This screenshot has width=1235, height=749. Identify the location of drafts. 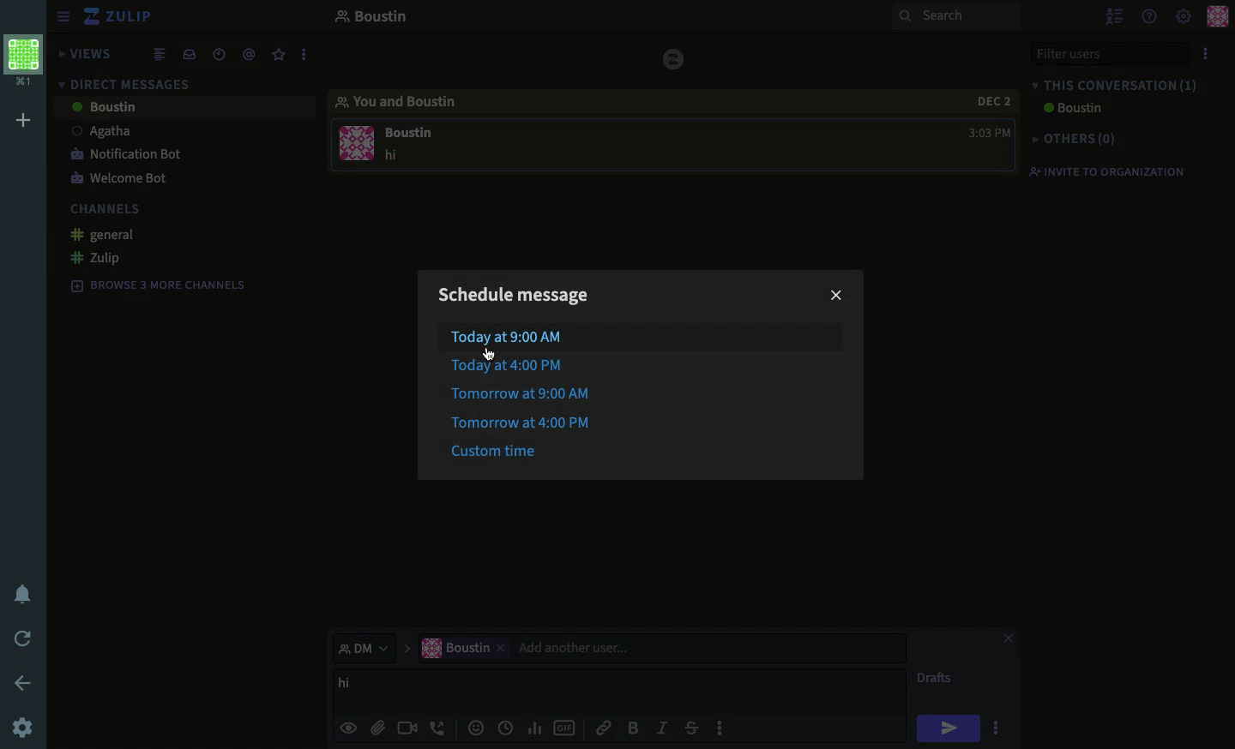
(937, 679).